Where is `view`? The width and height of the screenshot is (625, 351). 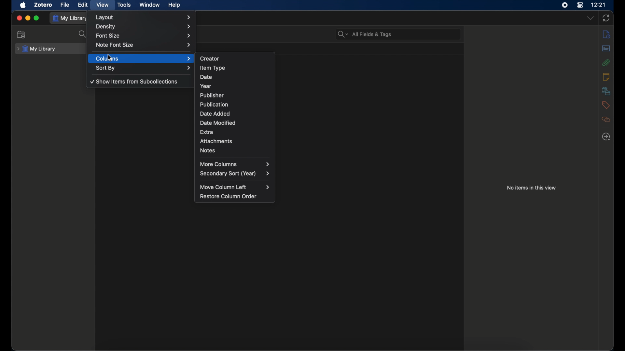
view is located at coordinates (103, 5).